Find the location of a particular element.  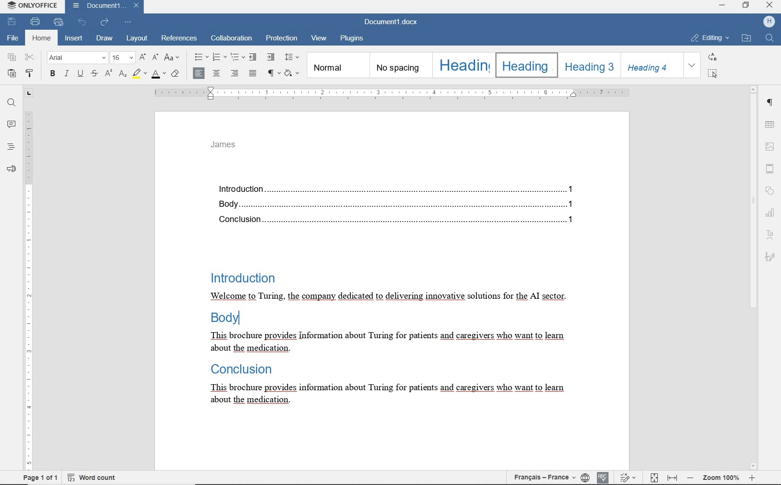

INCREASE INDENT is located at coordinates (272, 57).